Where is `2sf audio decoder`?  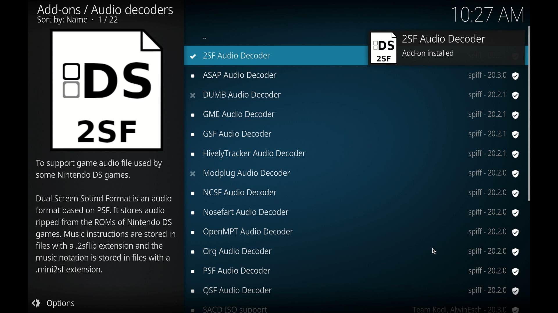
2sf audio decoder is located at coordinates (446, 49).